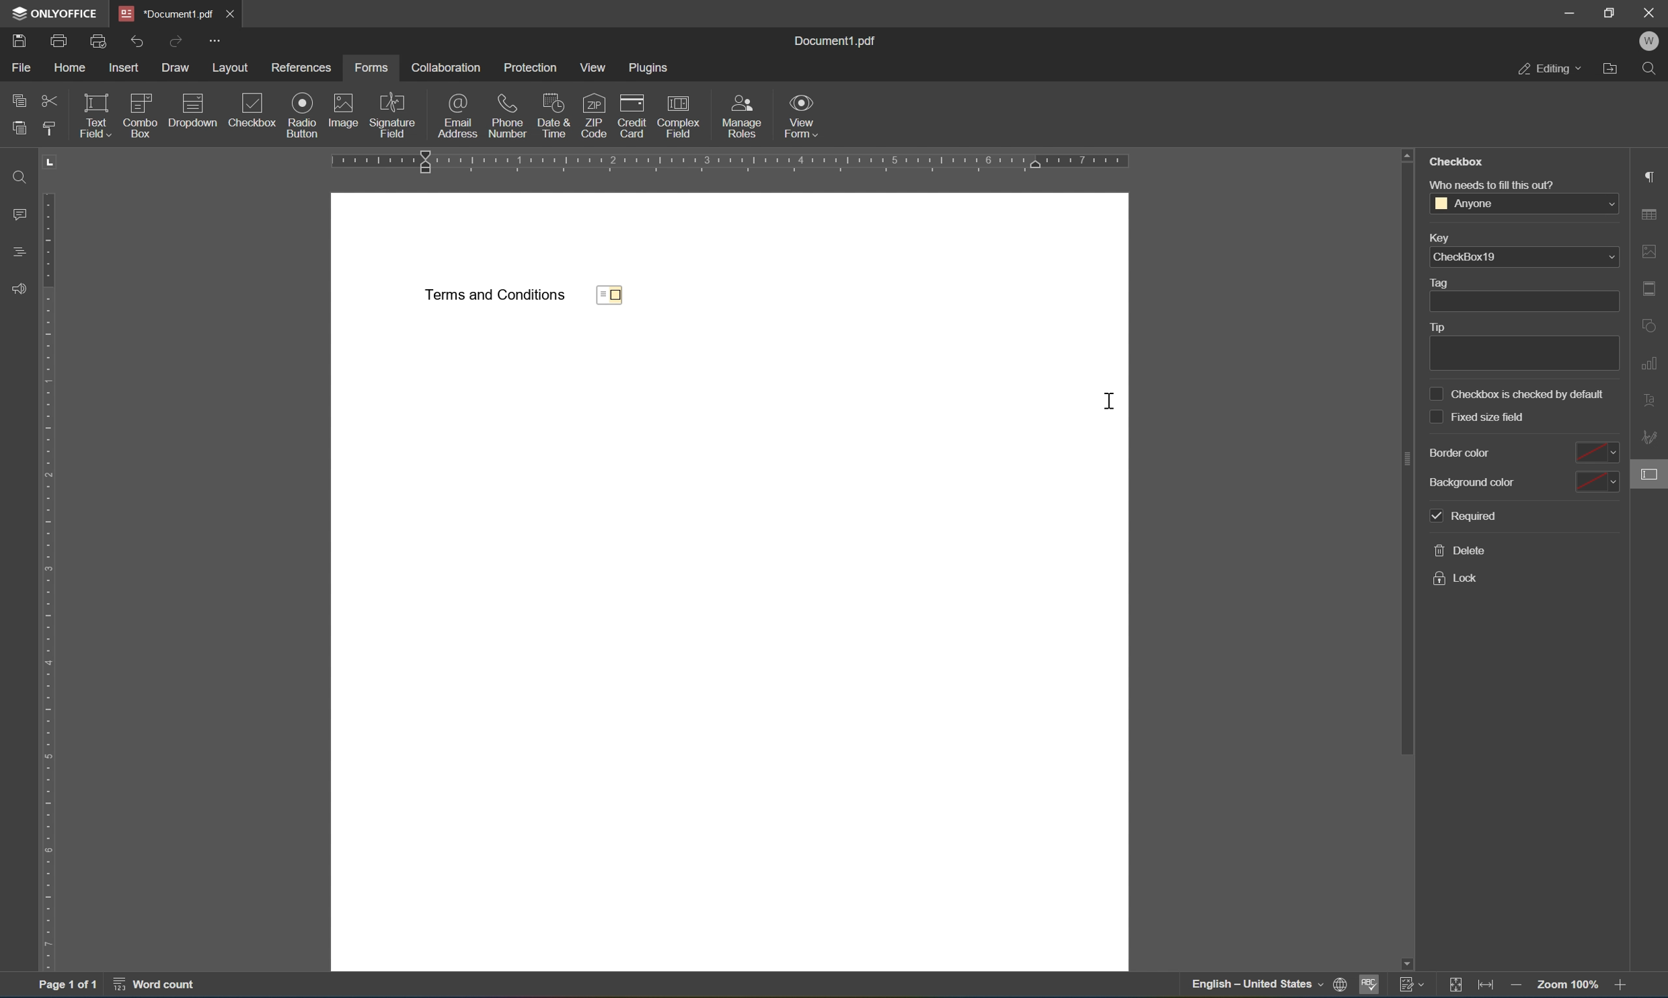 This screenshot has height=998, width=1668. What do you see at coordinates (392, 114) in the screenshot?
I see `signature field` at bounding box center [392, 114].